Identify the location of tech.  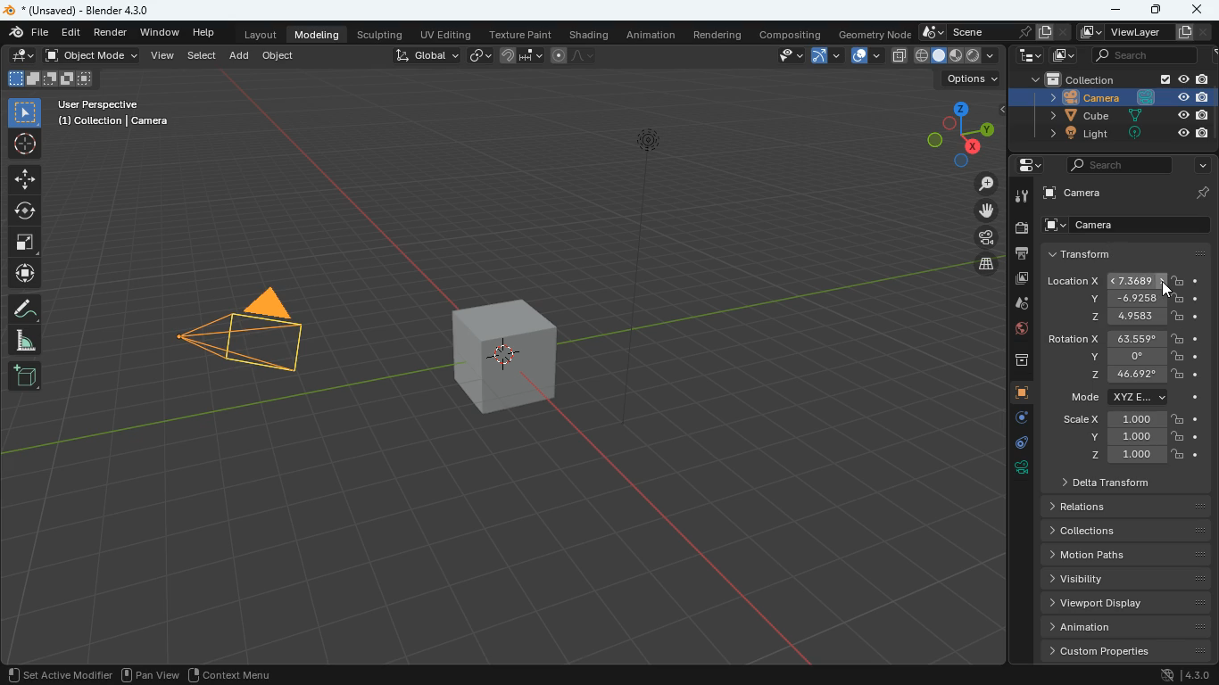
(1028, 56).